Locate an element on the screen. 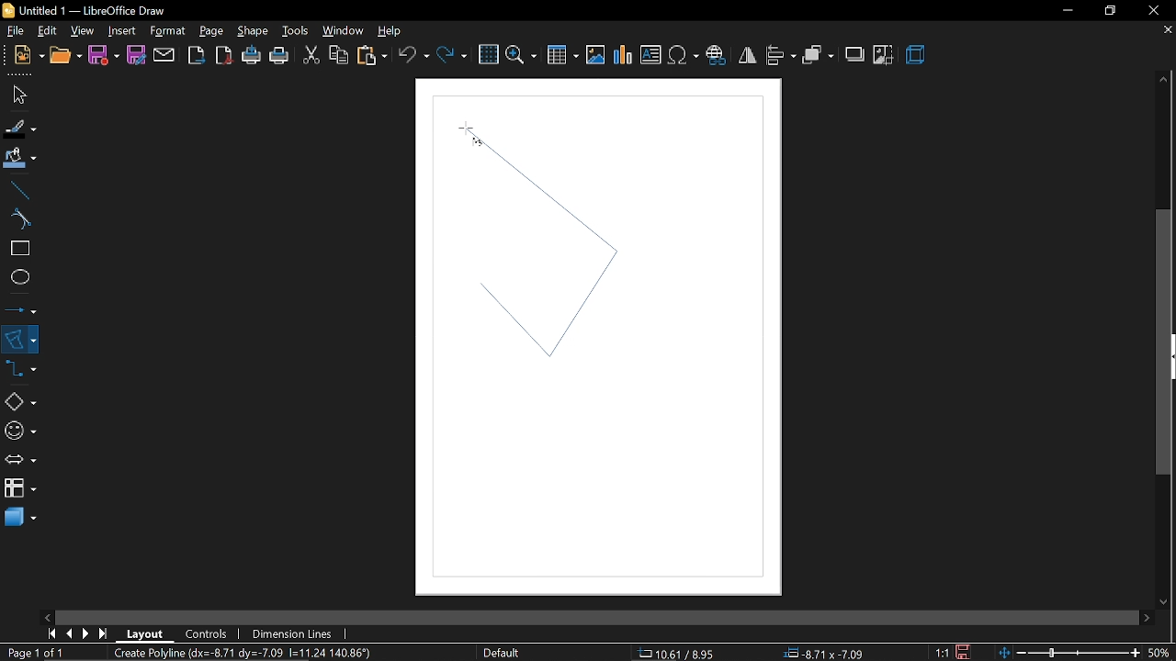 Image resolution: width=1176 pixels, height=661 pixels. controls is located at coordinates (209, 633).